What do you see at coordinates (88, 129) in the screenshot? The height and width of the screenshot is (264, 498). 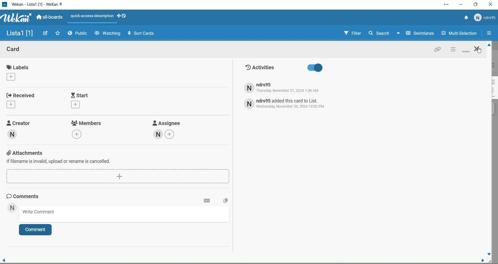 I see `Members` at bounding box center [88, 129].